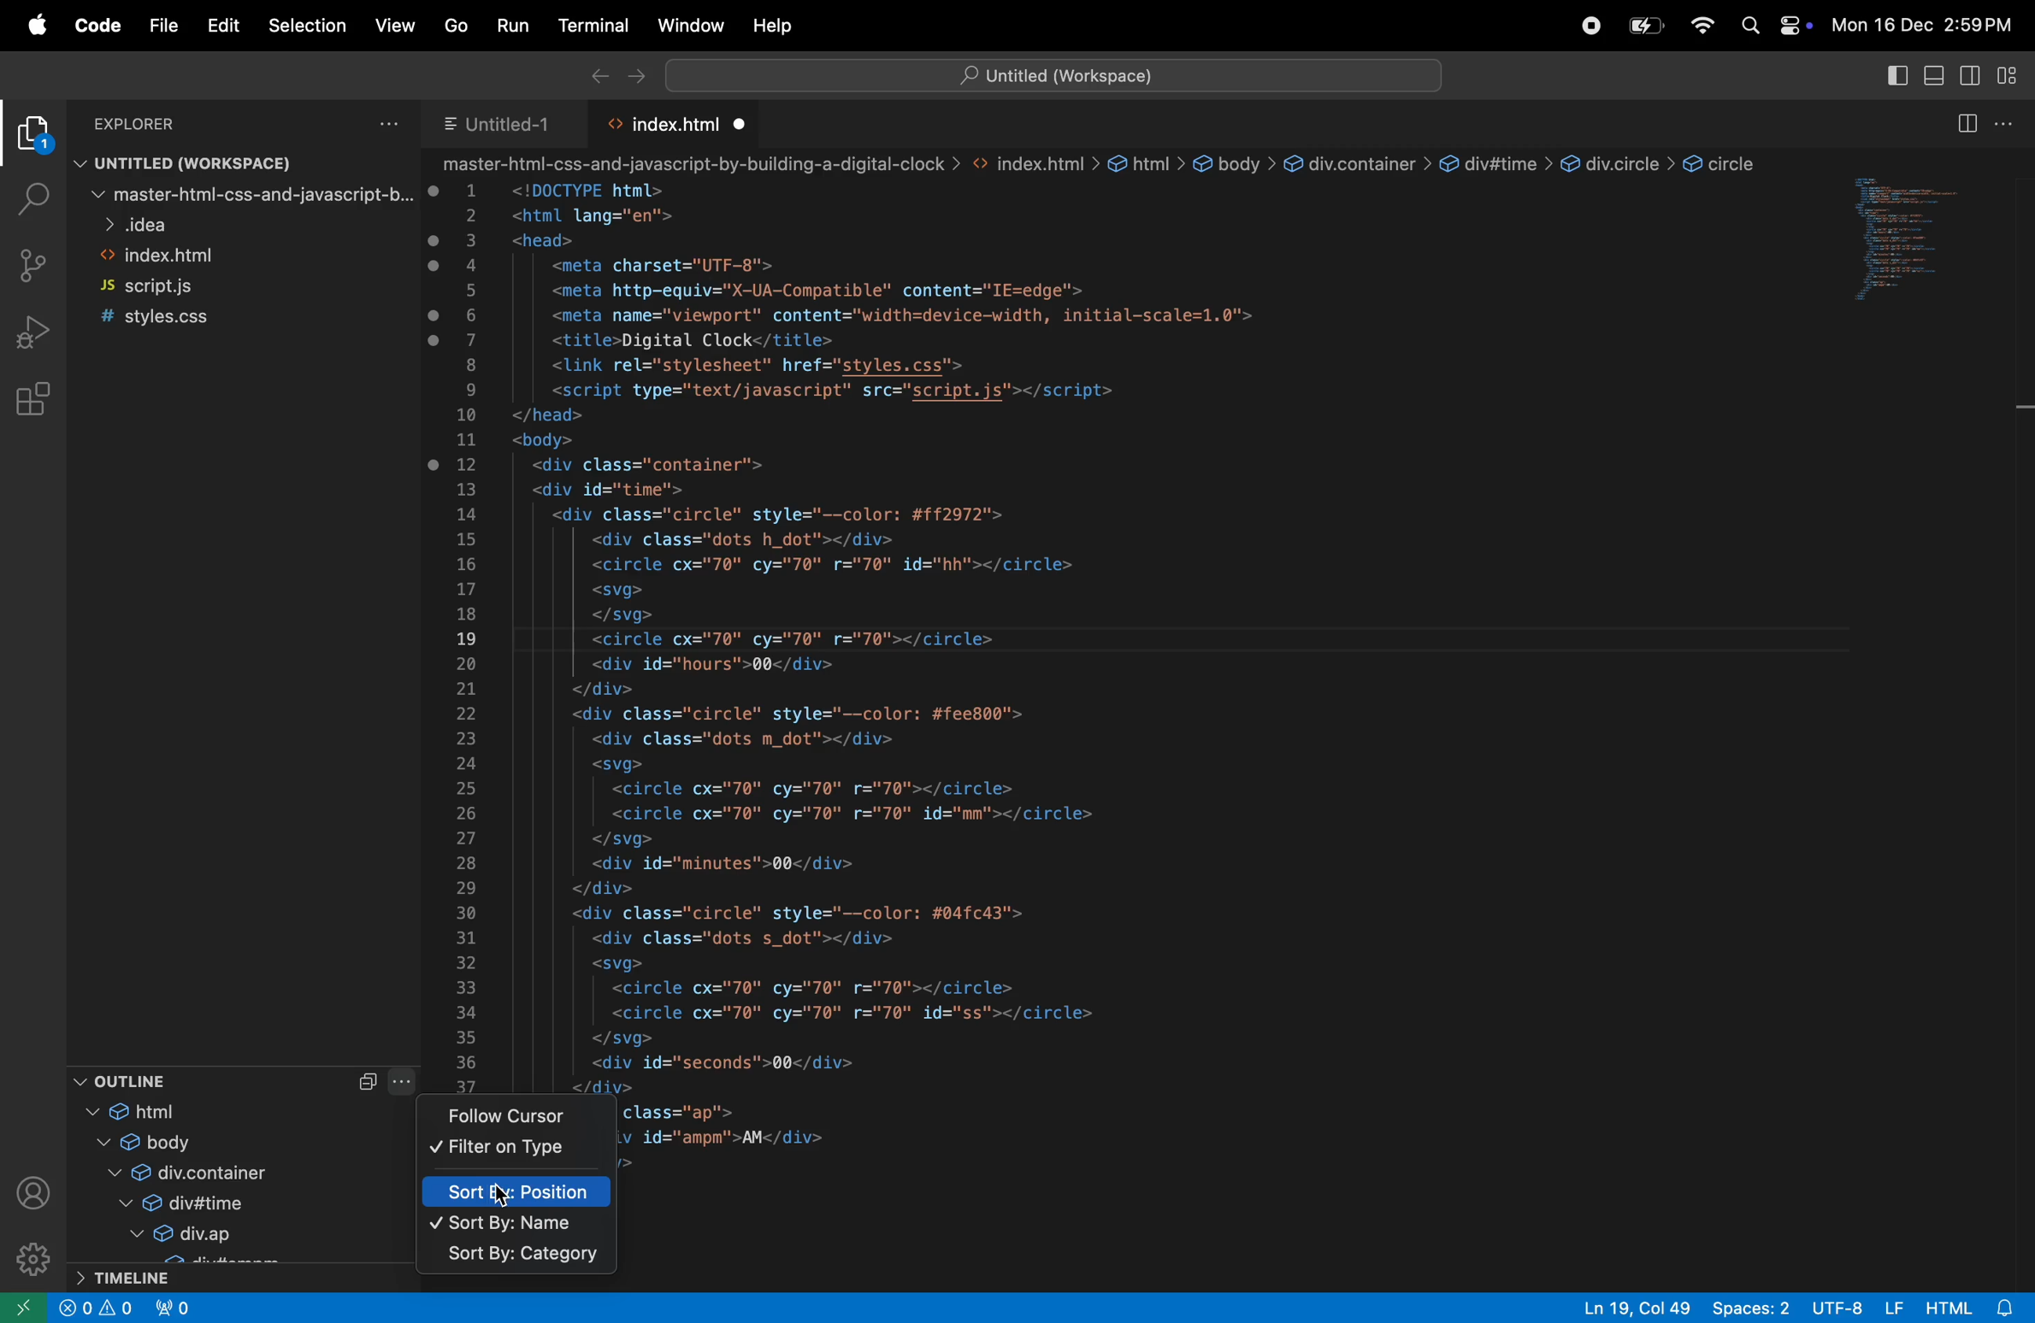 The width and height of the screenshot is (2035, 1323). Describe the element at coordinates (675, 124) in the screenshot. I see `index.html` at that location.